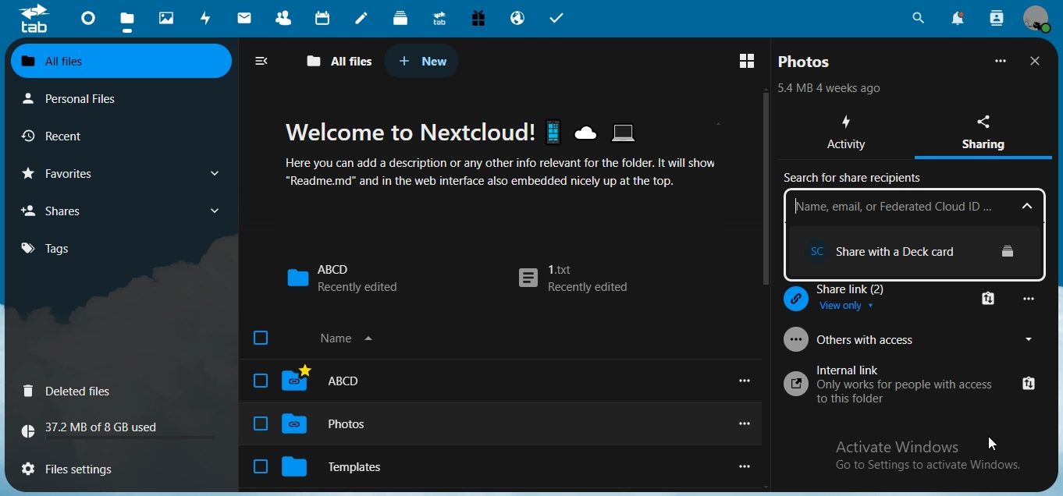  Describe the element at coordinates (321, 466) in the screenshot. I see `Templates` at that location.